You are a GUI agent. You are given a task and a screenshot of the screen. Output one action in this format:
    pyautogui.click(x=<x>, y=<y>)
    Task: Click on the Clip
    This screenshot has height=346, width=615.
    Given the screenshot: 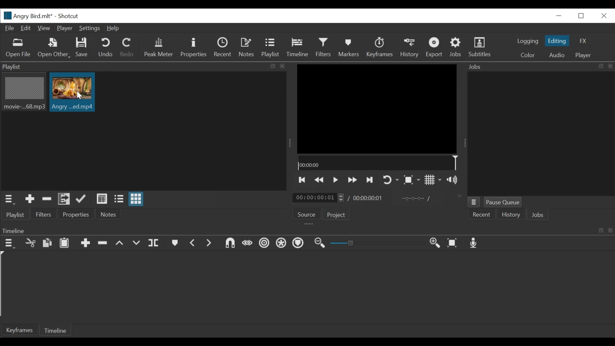 What is the action you would take?
    pyautogui.click(x=72, y=92)
    